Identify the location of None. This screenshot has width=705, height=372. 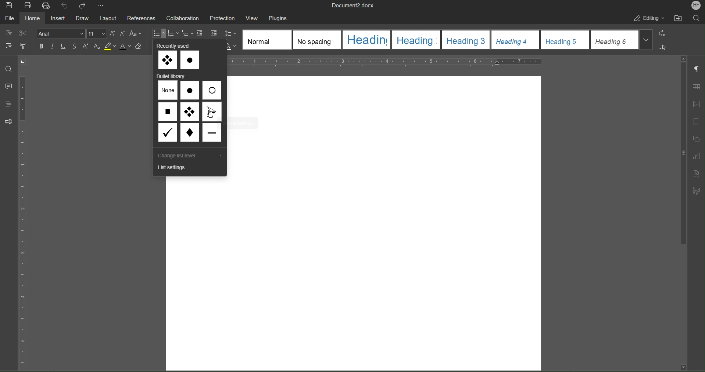
(168, 91).